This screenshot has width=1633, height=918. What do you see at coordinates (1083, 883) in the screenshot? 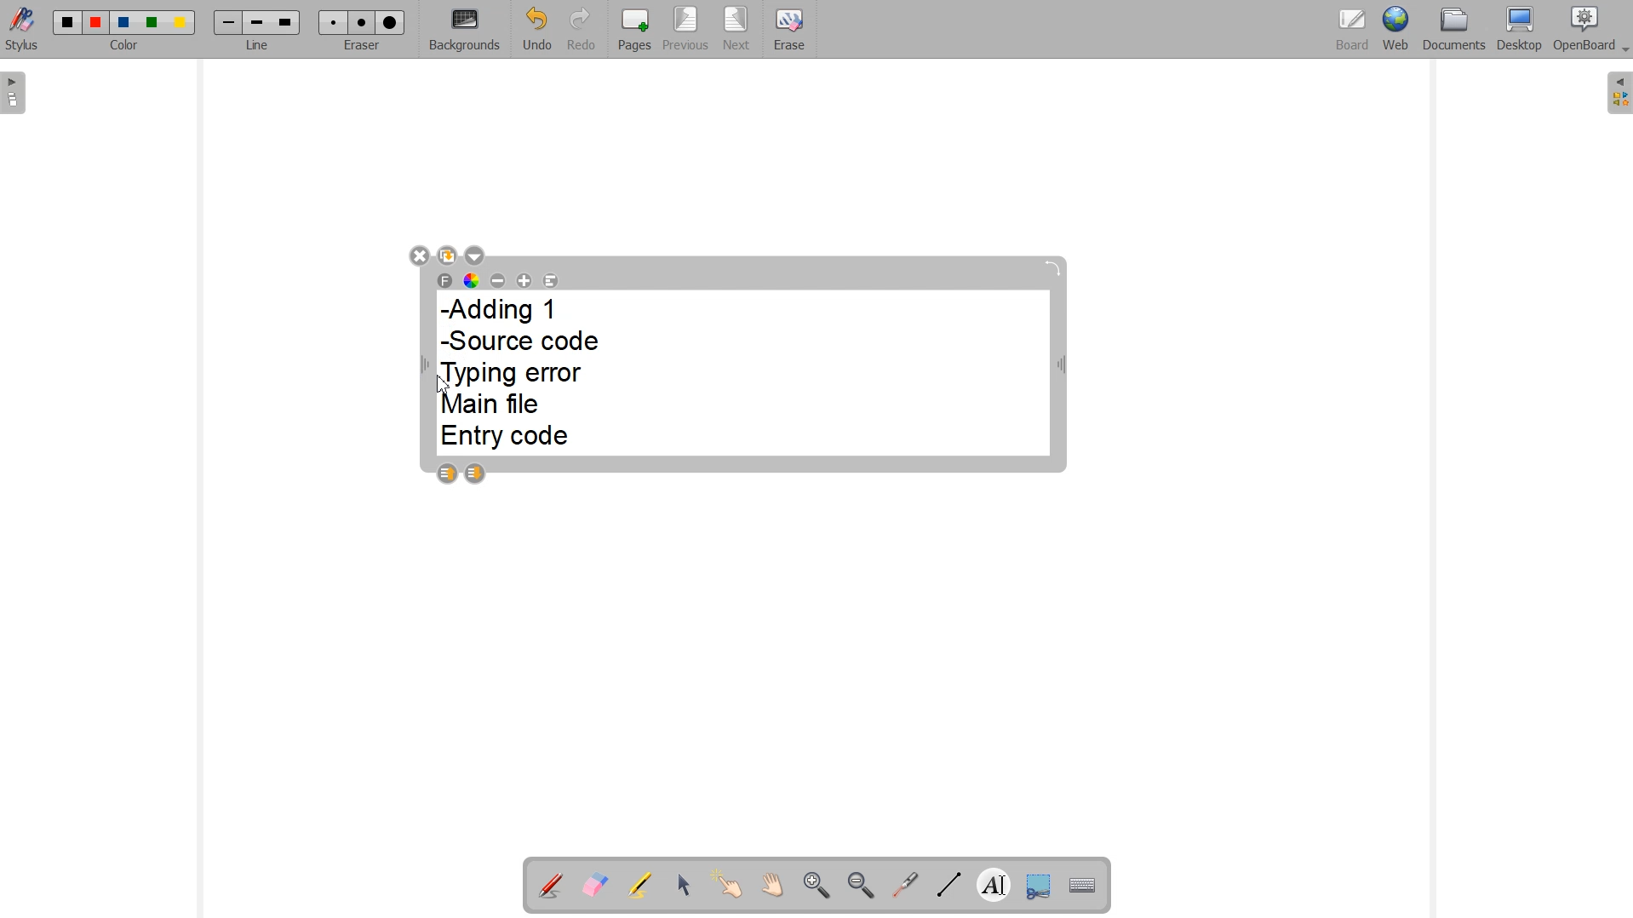
I see `Display virtual keyboard ` at bounding box center [1083, 883].